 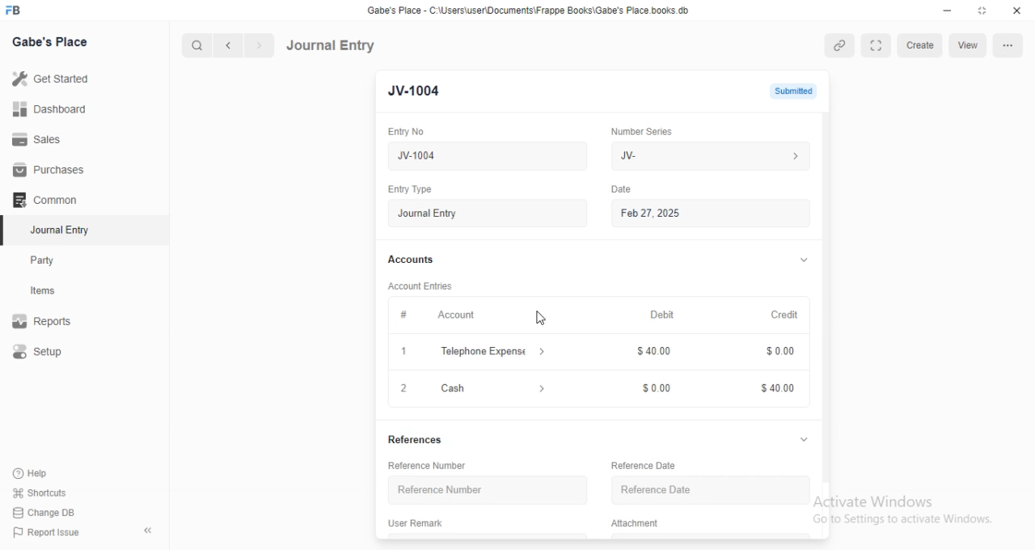 I want to click on Telephone Expense, so click(x=494, y=350).